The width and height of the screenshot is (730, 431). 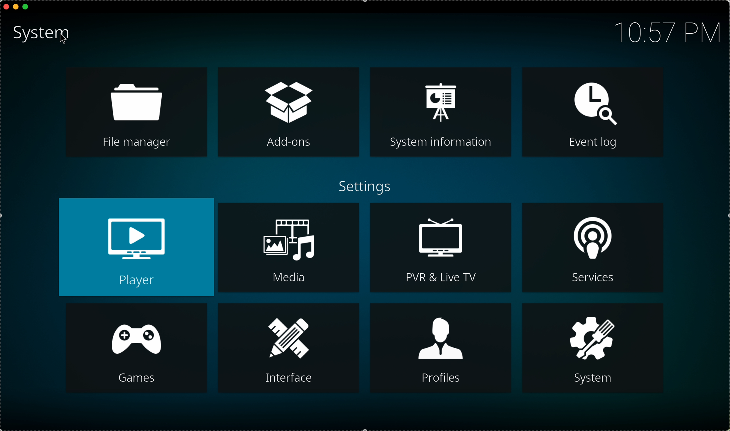 What do you see at coordinates (664, 31) in the screenshot?
I see `10:57 PM` at bounding box center [664, 31].